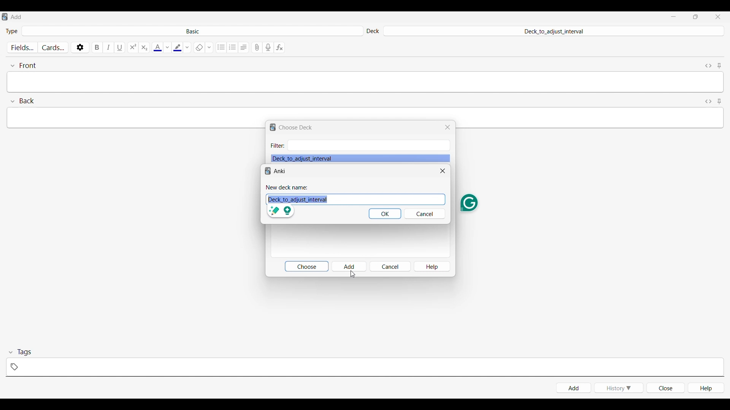 The height and width of the screenshot is (410, 730). I want to click on Cancel, so click(425, 214).